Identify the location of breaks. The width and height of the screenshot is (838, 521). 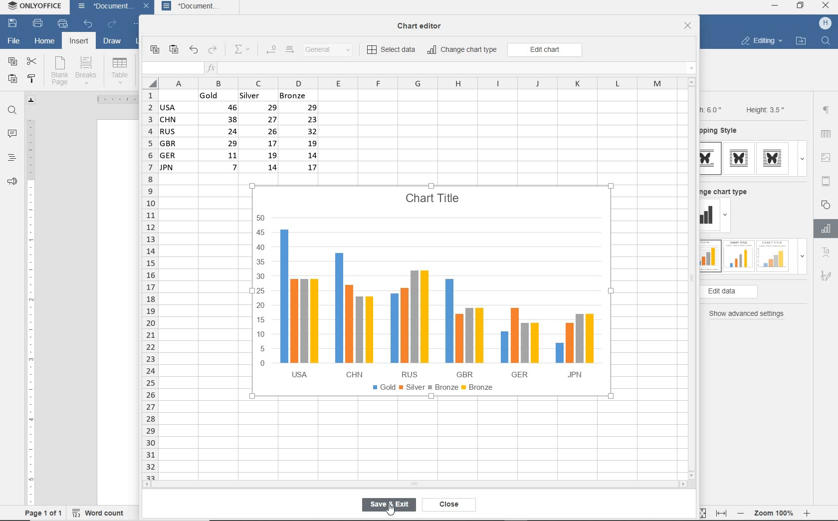
(88, 70).